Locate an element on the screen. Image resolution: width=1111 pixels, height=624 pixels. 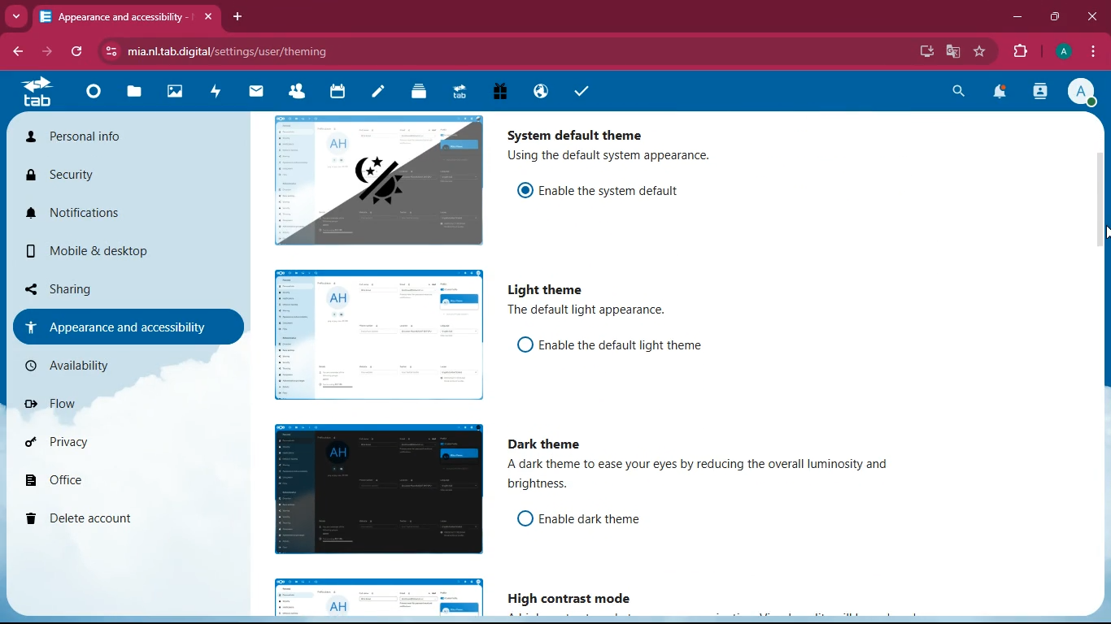
description is located at coordinates (614, 157).